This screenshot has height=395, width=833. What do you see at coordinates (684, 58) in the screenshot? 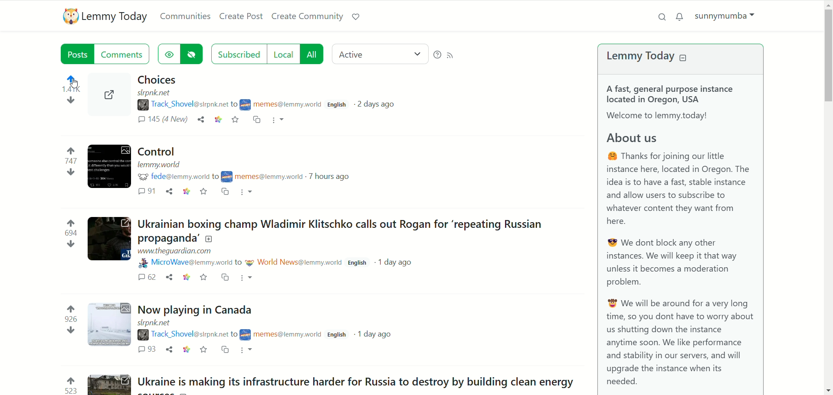
I see `collapse` at bounding box center [684, 58].